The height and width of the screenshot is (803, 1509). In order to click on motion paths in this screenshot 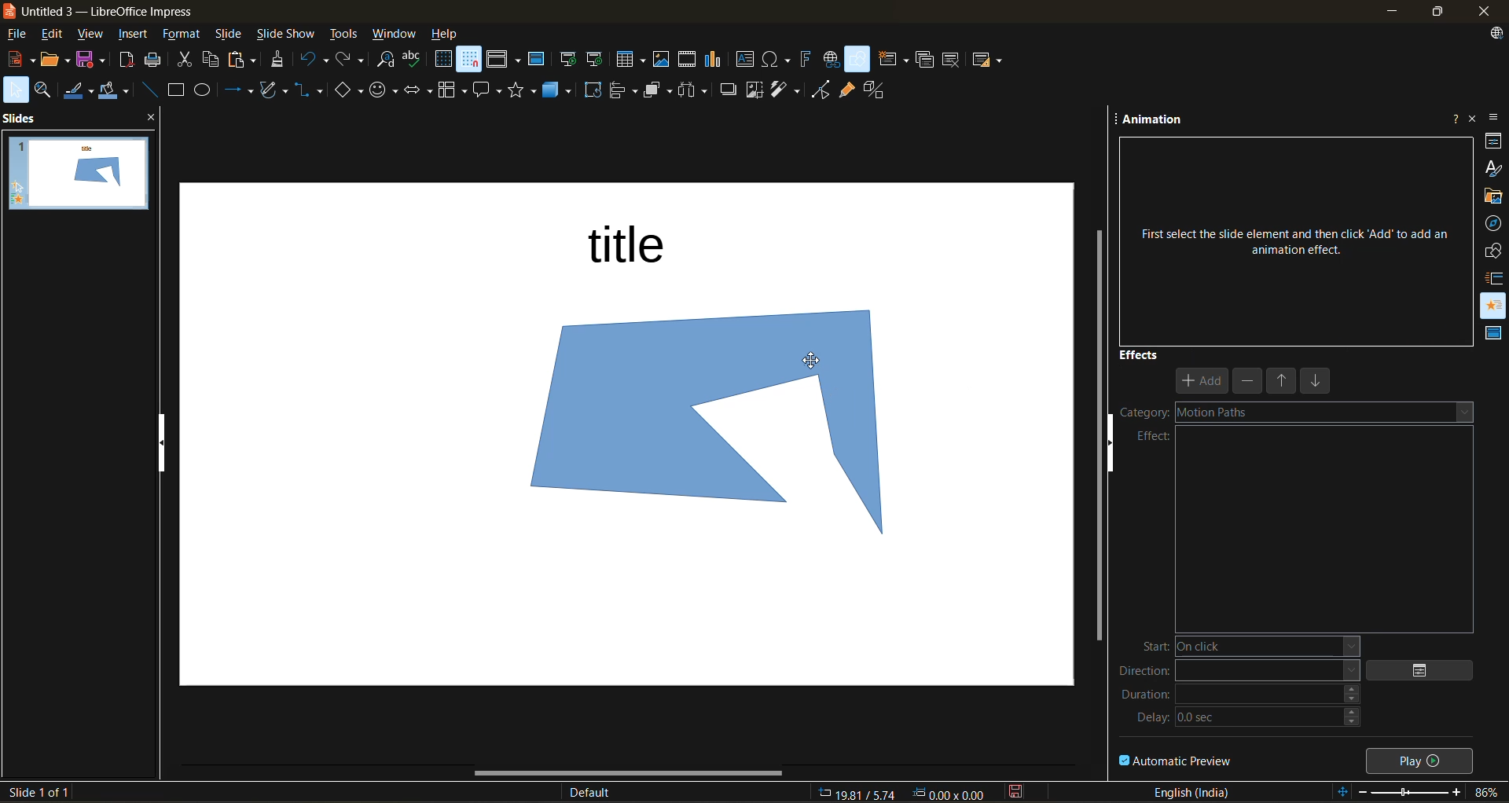, I will do `click(1219, 413)`.